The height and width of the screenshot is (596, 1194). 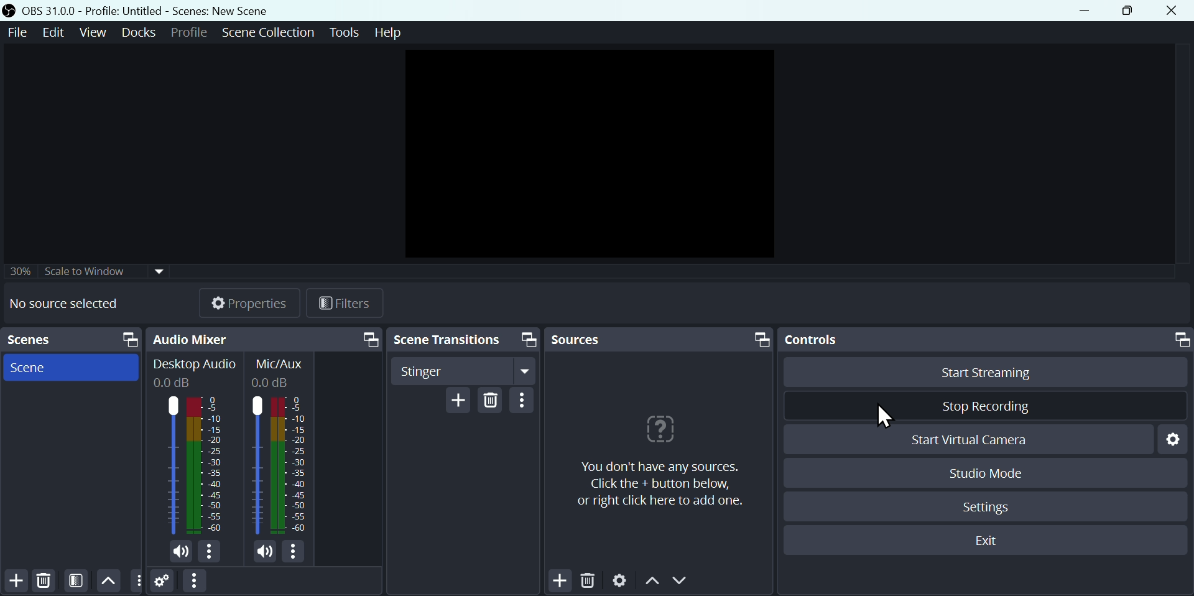 I want to click on cursor, so click(x=887, y=416).